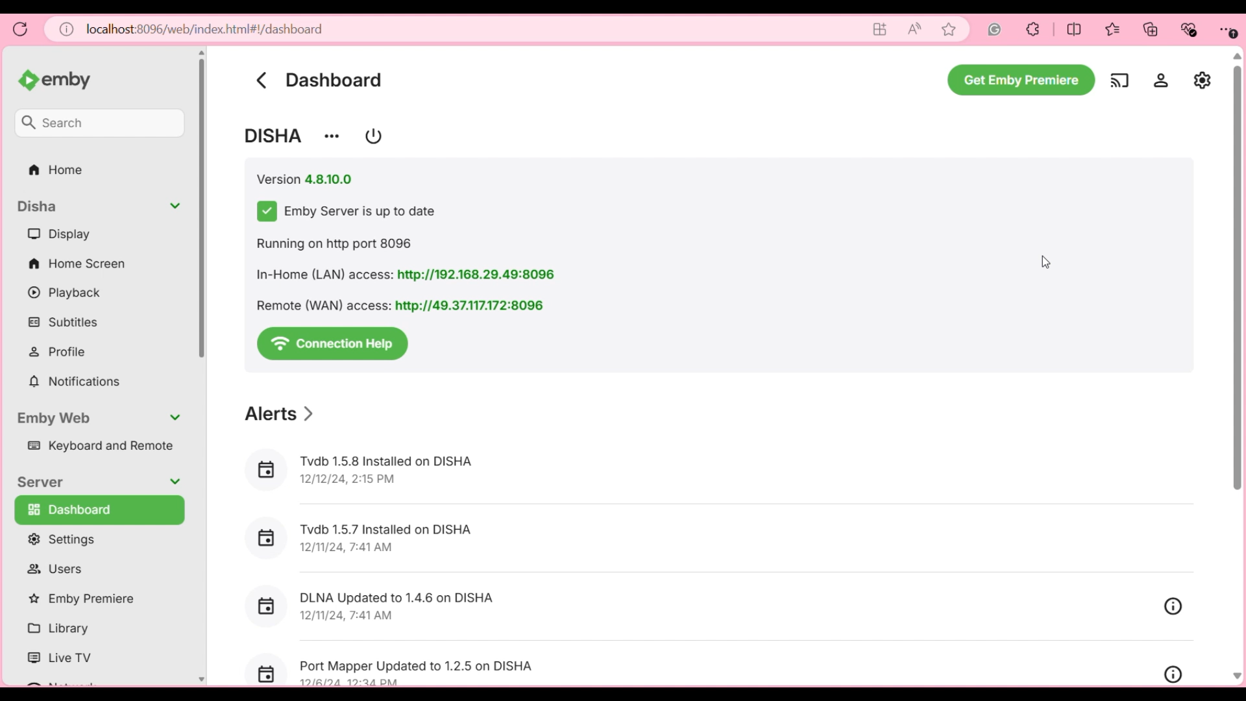 This screenshot has width=1246, height=701. What do you see at coordinates (1021, 80) in the screenshot?
I see `Get Emby premiere` at bounding box center [1021, 80].